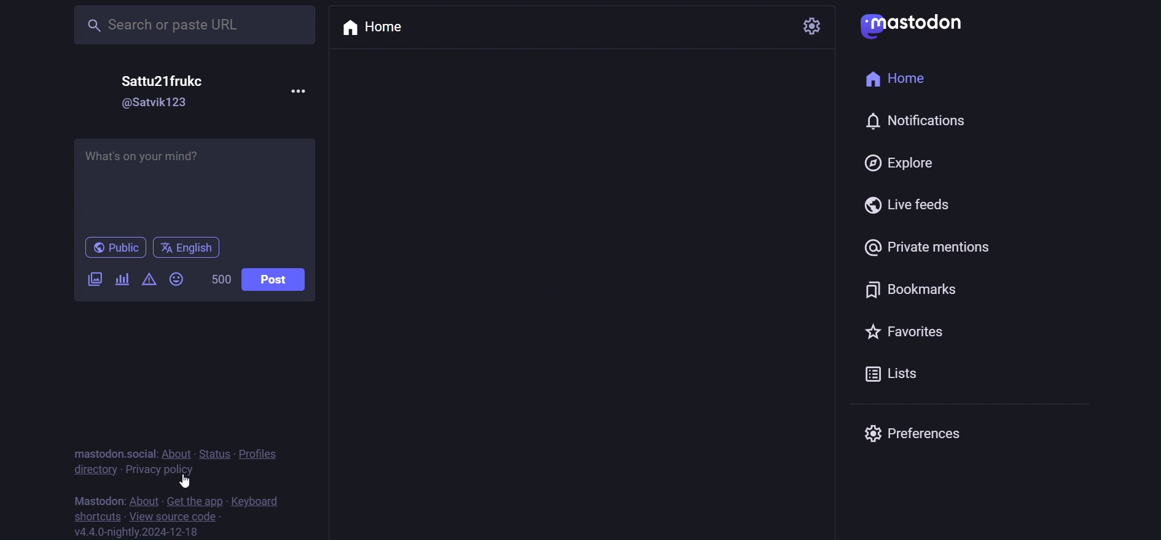  What do you see at coordinates (214, 448) in the screenshot?
I see `status` at bounding box center [214, 448].